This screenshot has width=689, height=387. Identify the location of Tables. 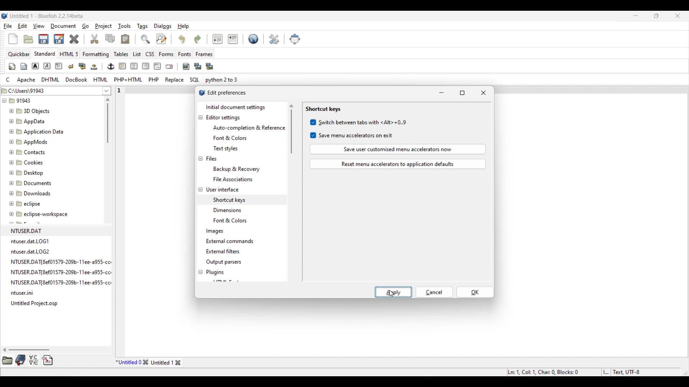
(121, 54).